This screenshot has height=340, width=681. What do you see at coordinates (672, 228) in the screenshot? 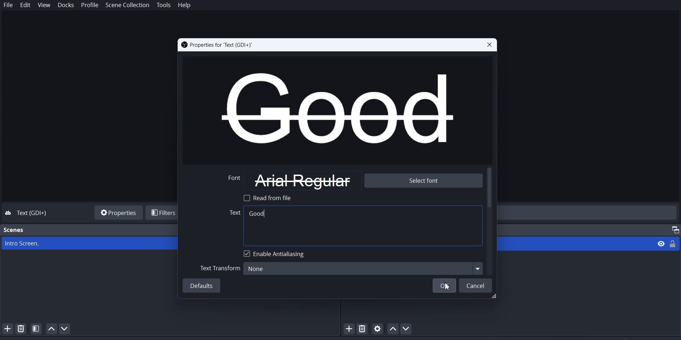
I see `Maximize` at bounding box center [672, 228].